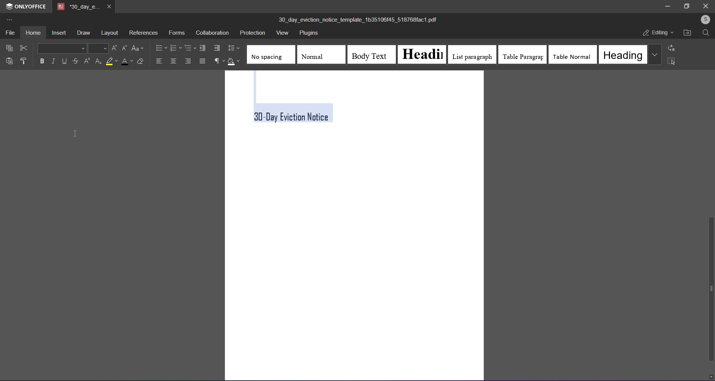 The width and height of the screenshot is (715, 381). Describe the element at coordinates (235, 62) in the screenshot. I see `shading` at that location.